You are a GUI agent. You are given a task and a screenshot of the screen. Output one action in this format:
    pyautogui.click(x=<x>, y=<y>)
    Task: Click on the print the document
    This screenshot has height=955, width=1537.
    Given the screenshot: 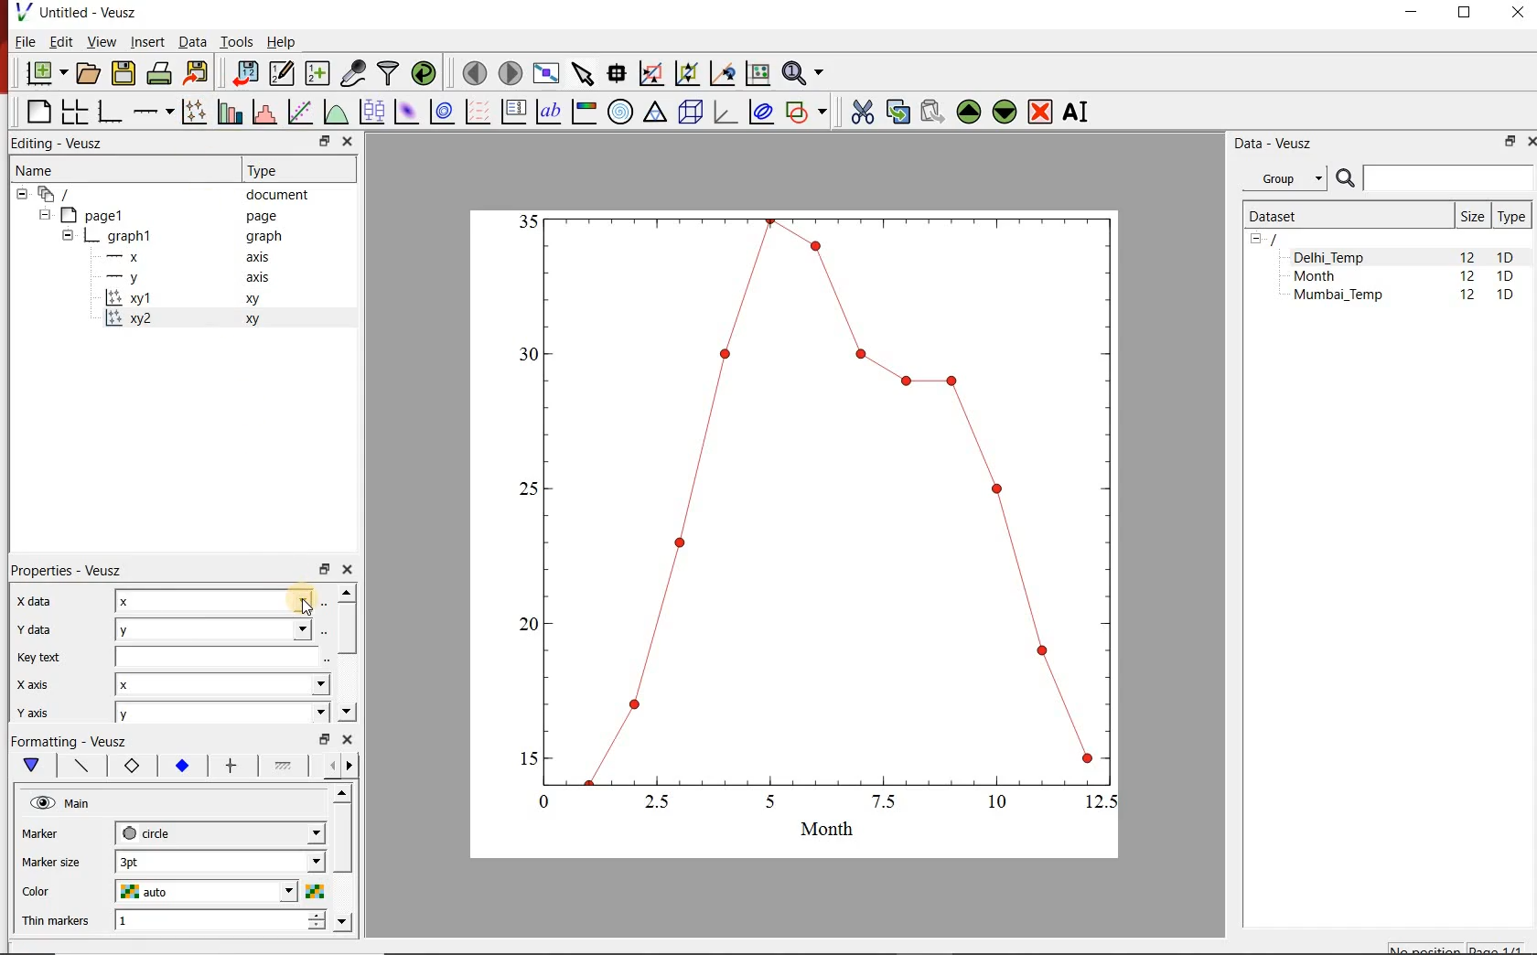 What is the action you would take?
    pyautogui.click(x=159, y=74)
    